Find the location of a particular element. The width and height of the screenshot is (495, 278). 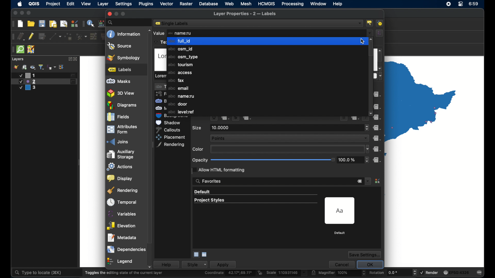

labels is located at coordinates (120, 69).